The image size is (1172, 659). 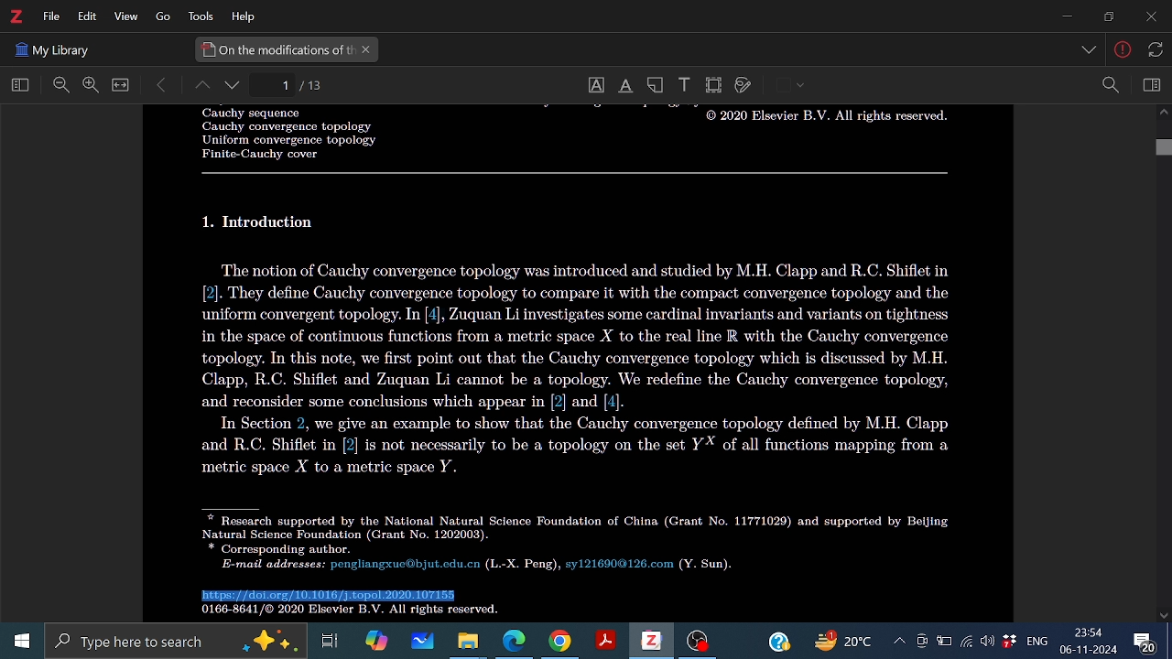 What do you see at coordinates (584, 369) in the screenshot?
I see `` at bounding box center [584, 369].